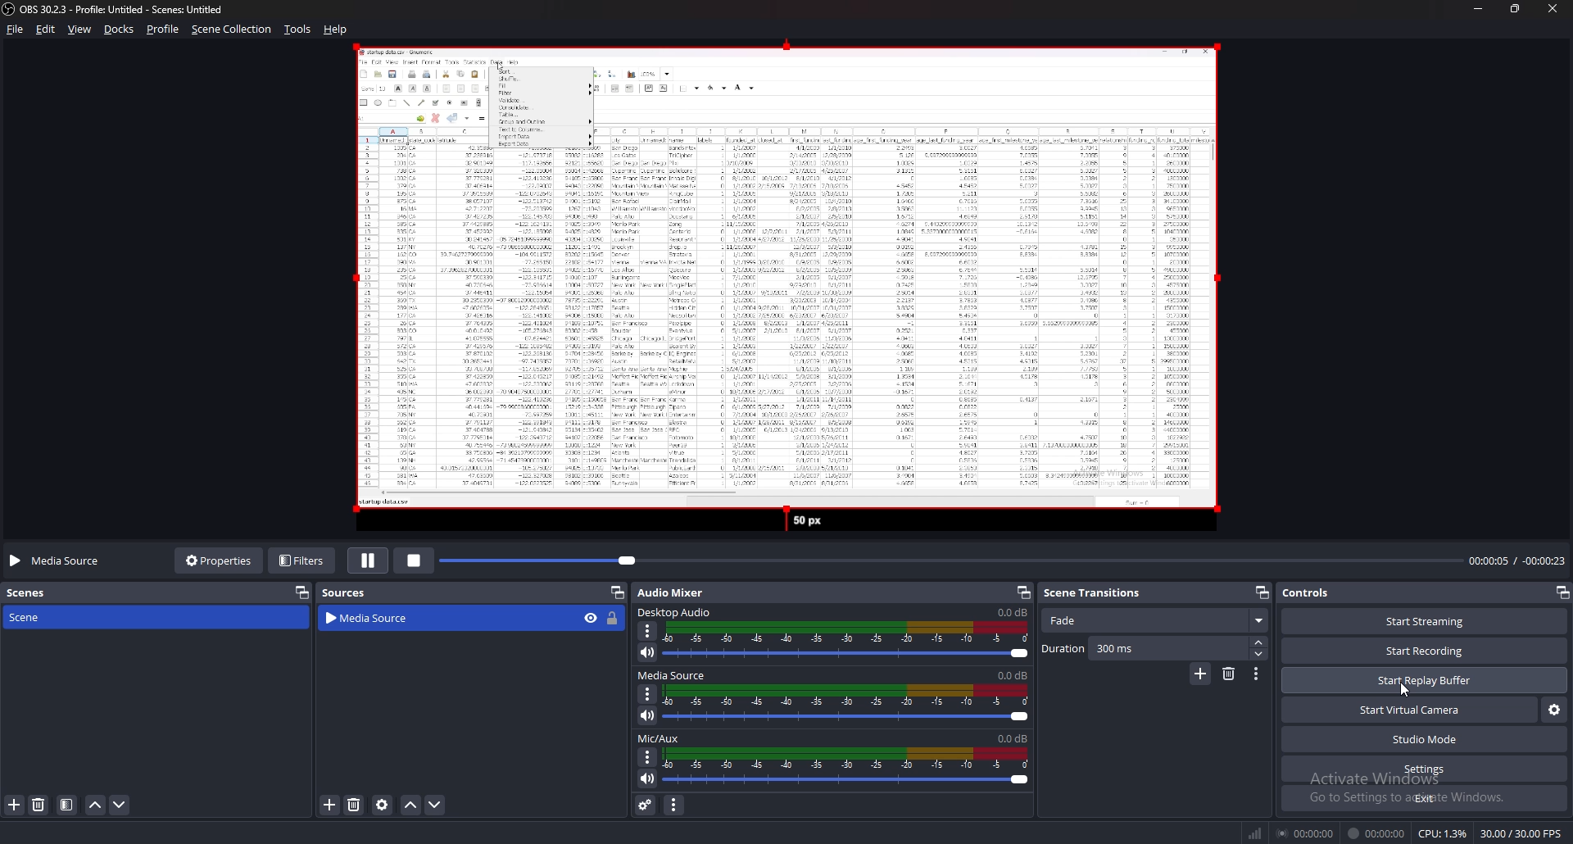 This screenshot has width=1573, height=844. Describe the element at coordinates (648, 758) in the screenshot. I see `options` at that location.